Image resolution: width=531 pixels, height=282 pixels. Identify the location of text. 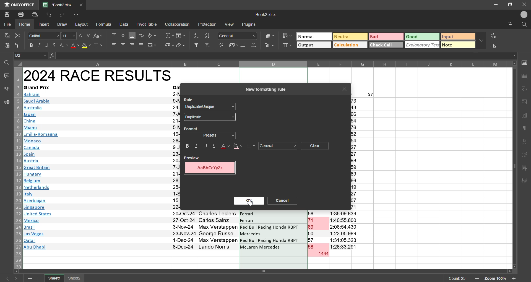
(525, 142).